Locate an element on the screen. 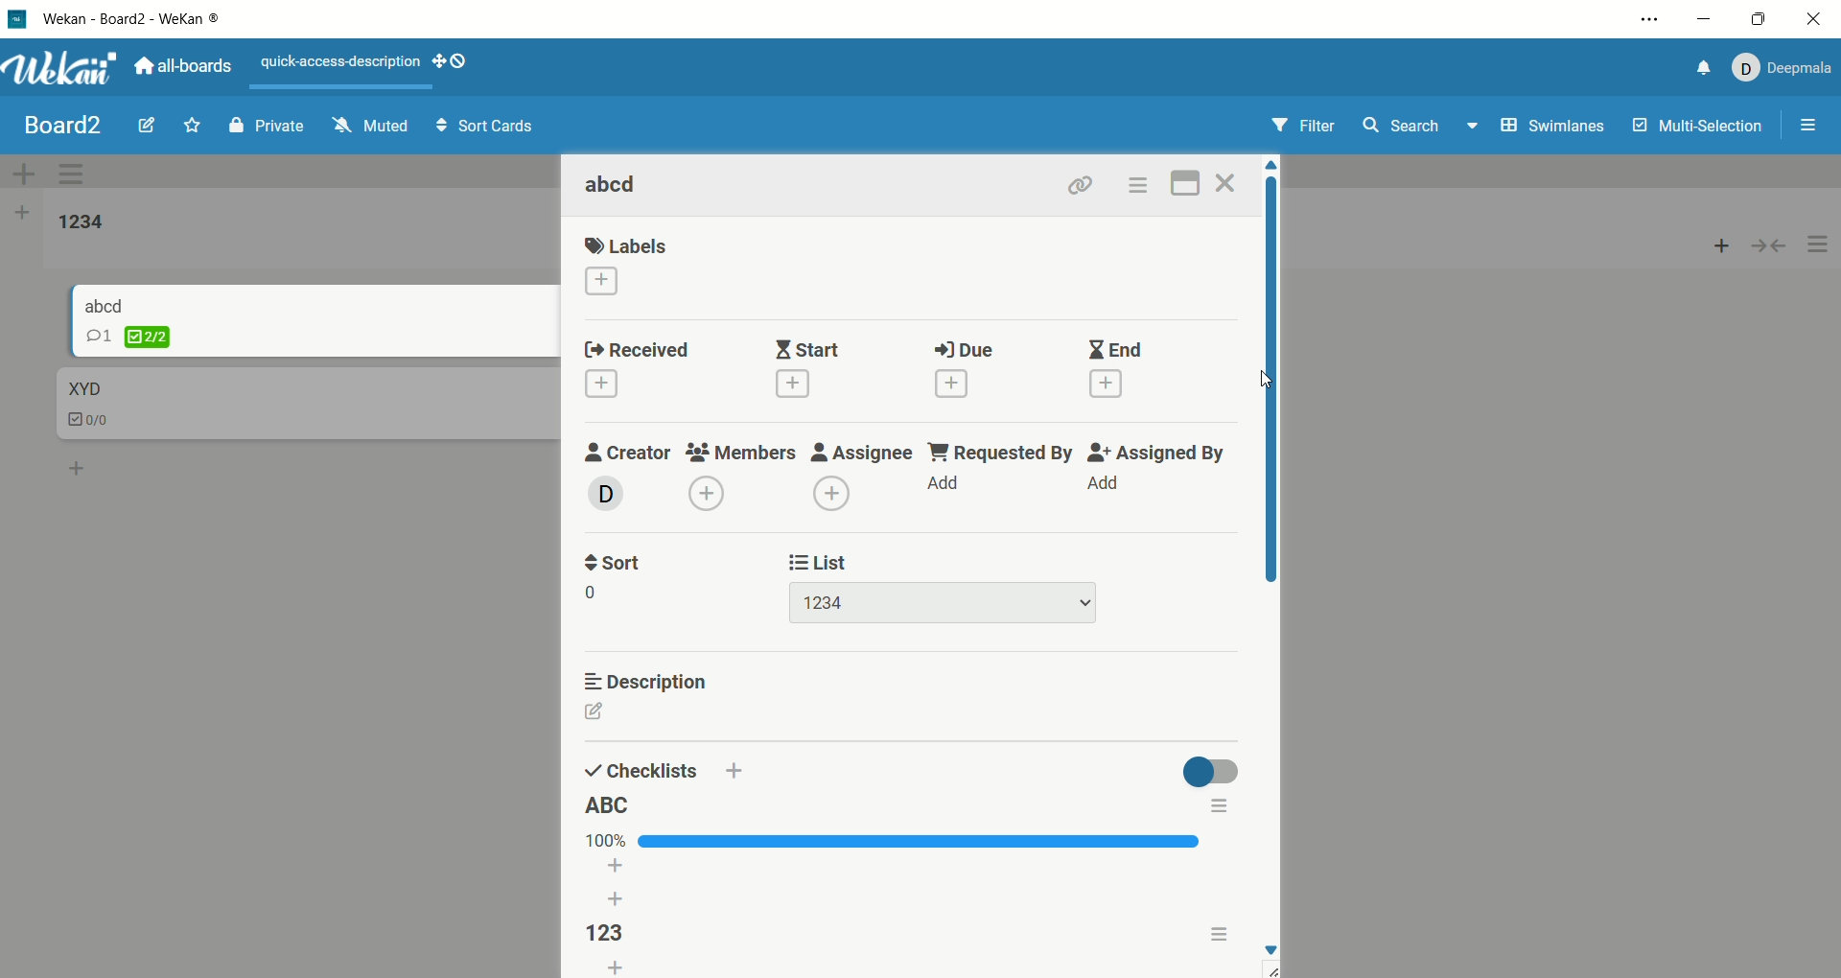 Image resolution: width=1841 pixels, height=978 pixels. progress is located at coordinates (895, 840).